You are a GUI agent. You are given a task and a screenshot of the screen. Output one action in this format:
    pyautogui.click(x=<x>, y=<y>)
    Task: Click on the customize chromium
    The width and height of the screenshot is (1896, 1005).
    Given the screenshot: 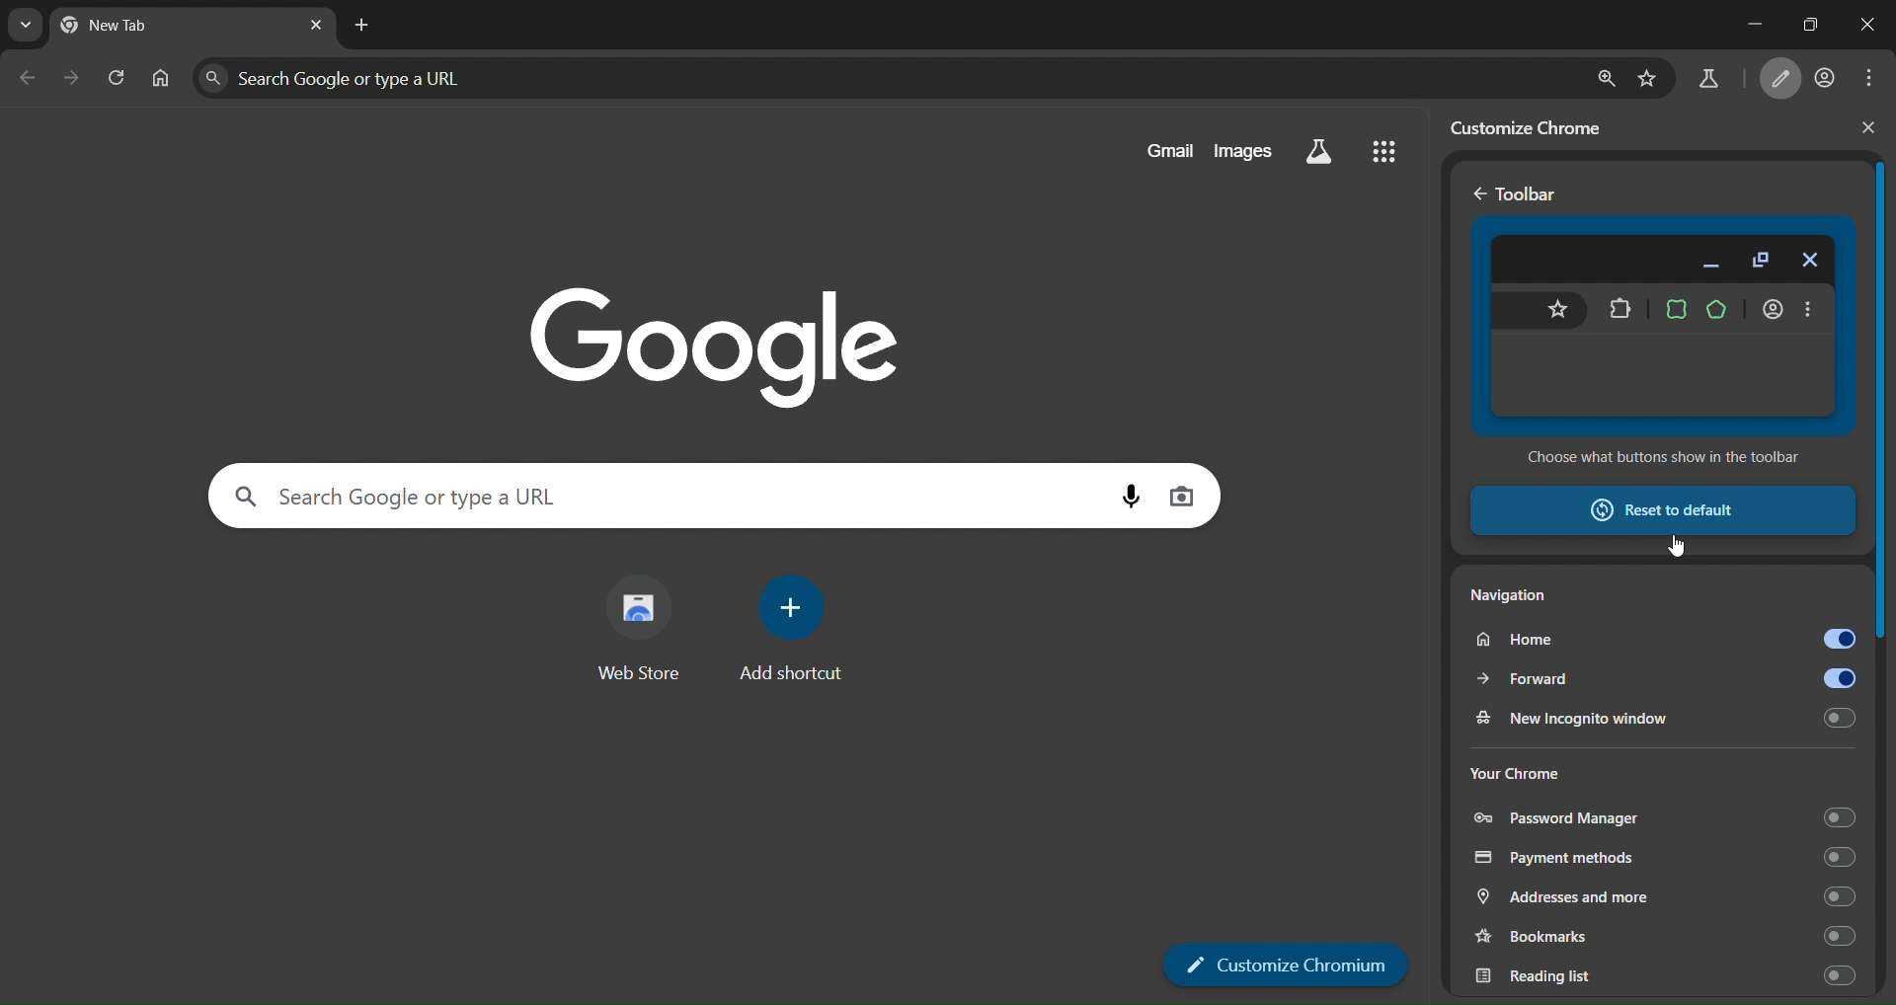 What is the action you would take?
    pyautogui.click(x=1287, y=965)
    